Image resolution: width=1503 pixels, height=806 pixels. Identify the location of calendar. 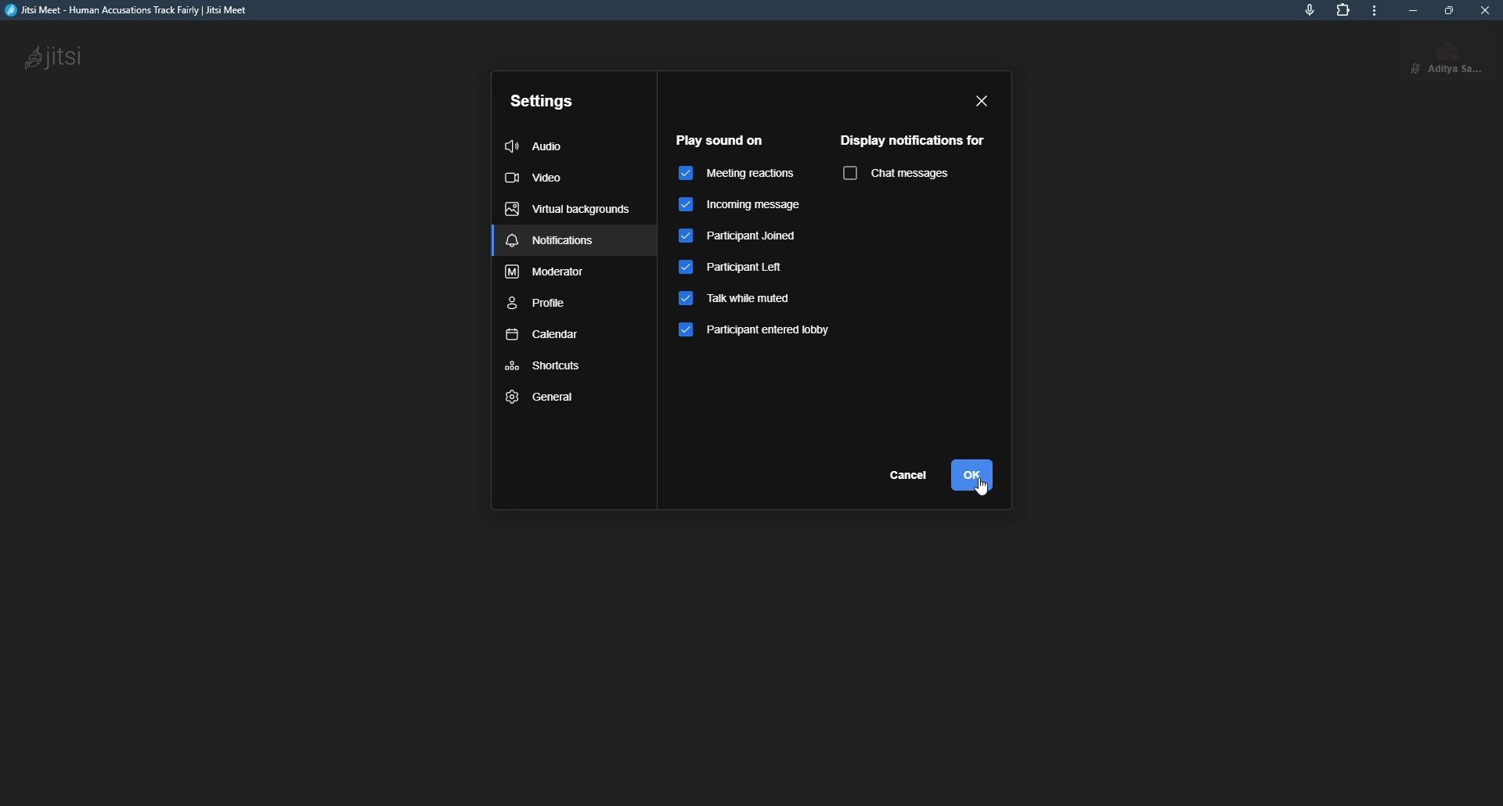
(545, 336).